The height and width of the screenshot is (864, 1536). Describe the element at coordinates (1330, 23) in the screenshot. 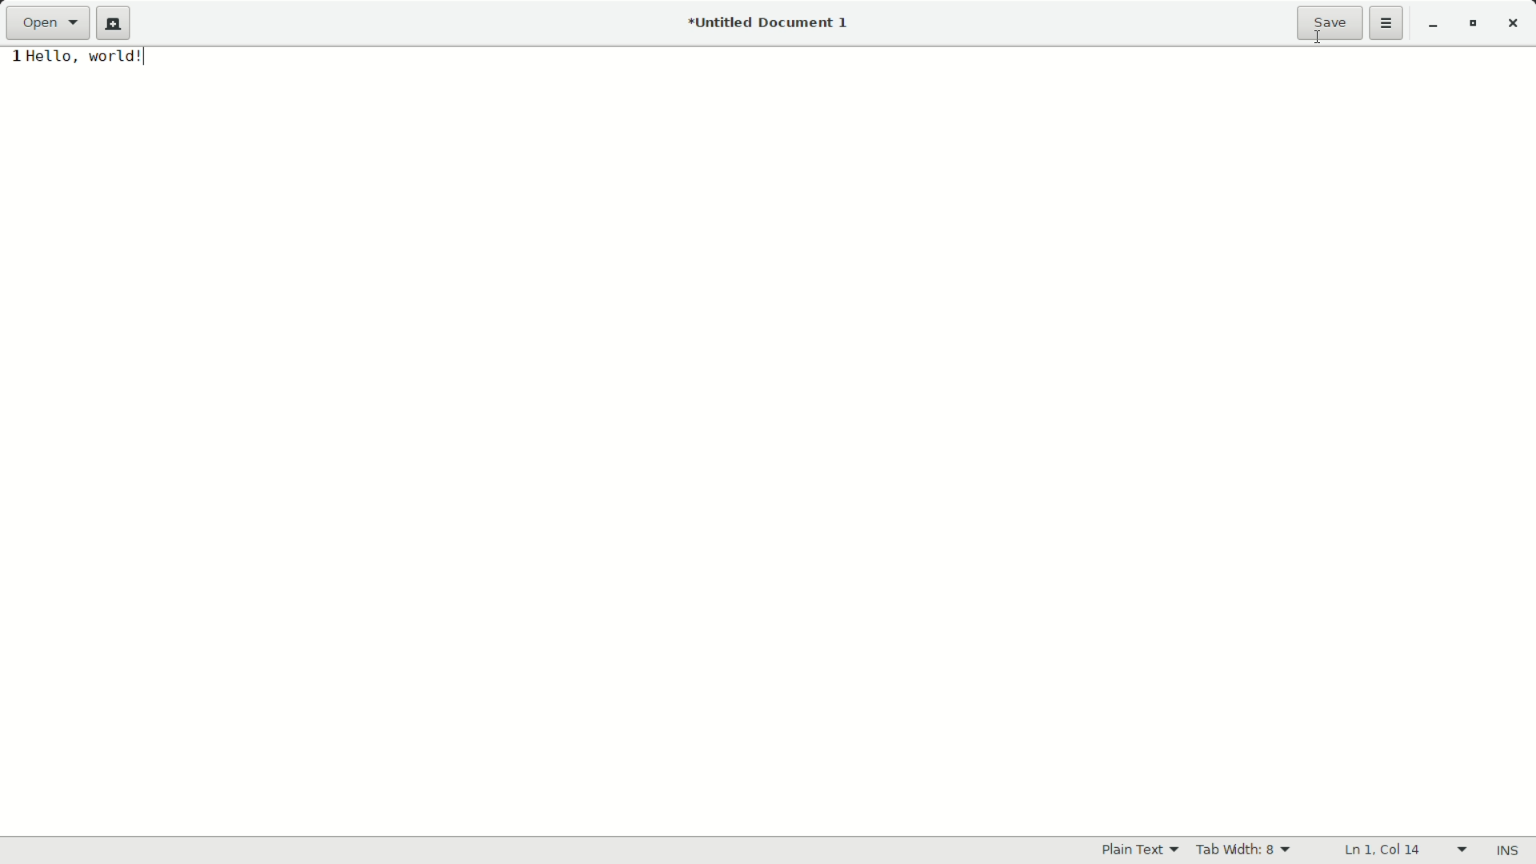

I see `save file` at that location.